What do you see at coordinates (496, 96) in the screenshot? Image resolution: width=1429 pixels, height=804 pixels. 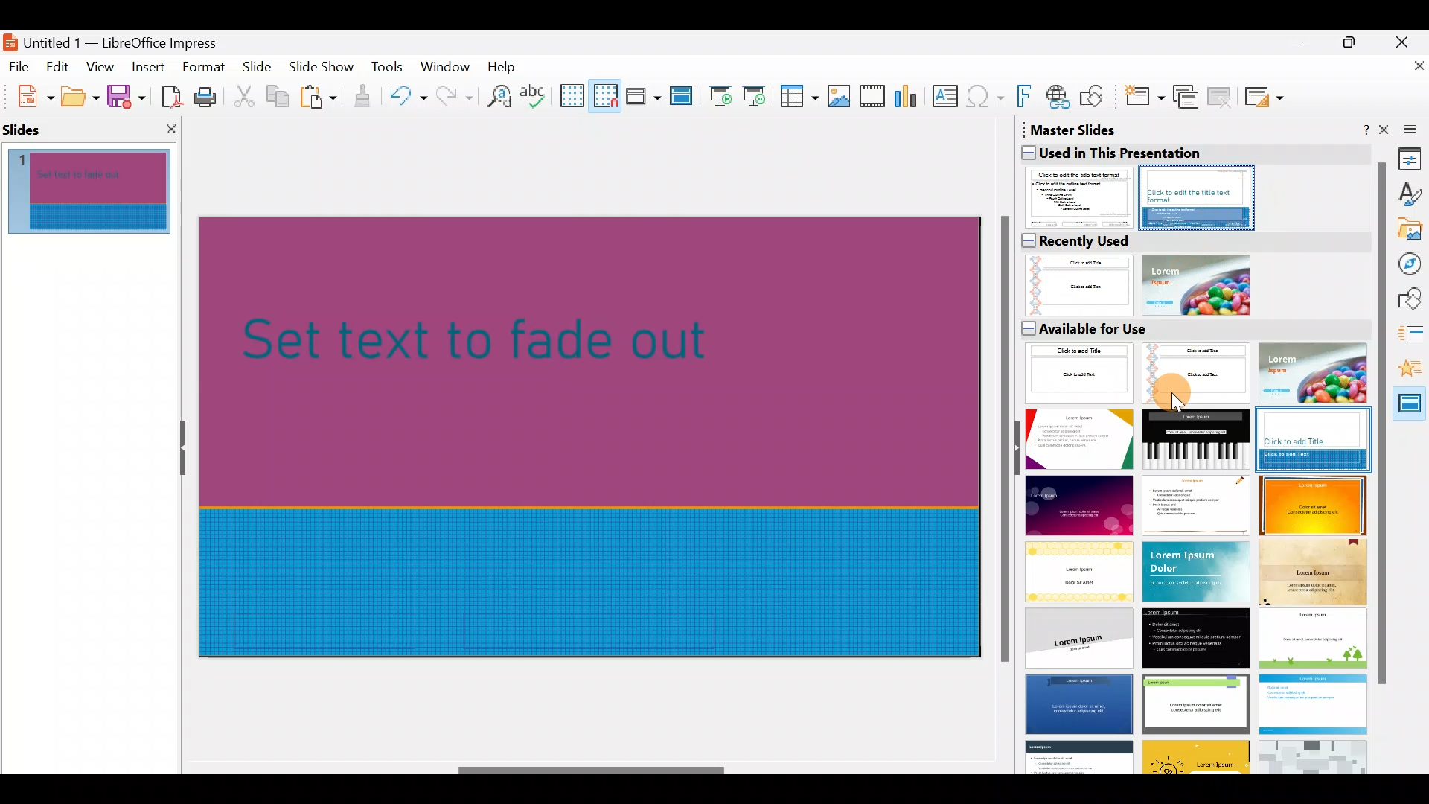 I see `Find and replace` at bounding box center [496, 96].